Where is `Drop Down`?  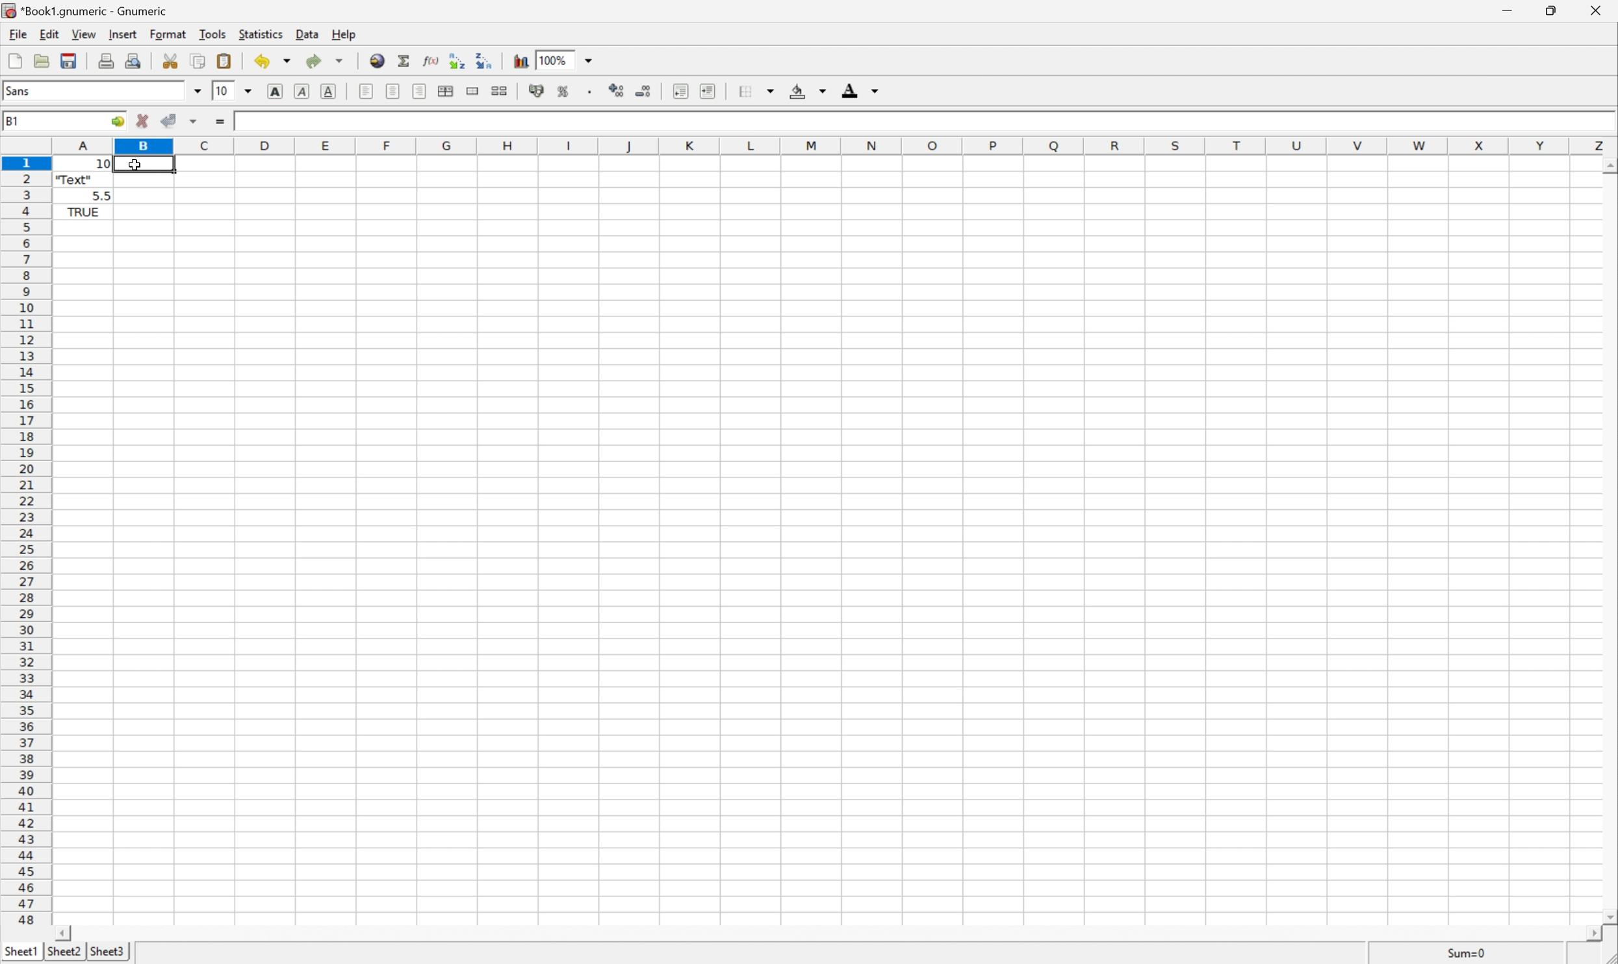
Drop Down is located at coordinates (194, 90).